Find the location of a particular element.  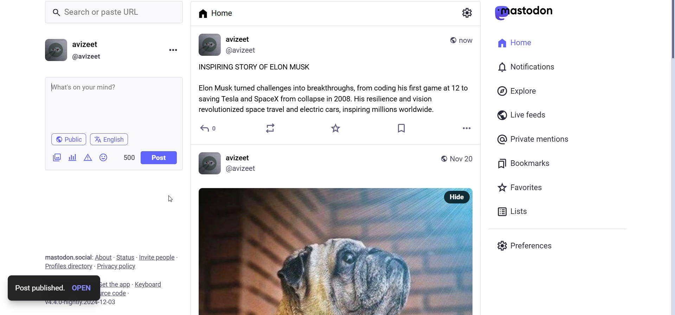

about is located at coordinates (103, 257).